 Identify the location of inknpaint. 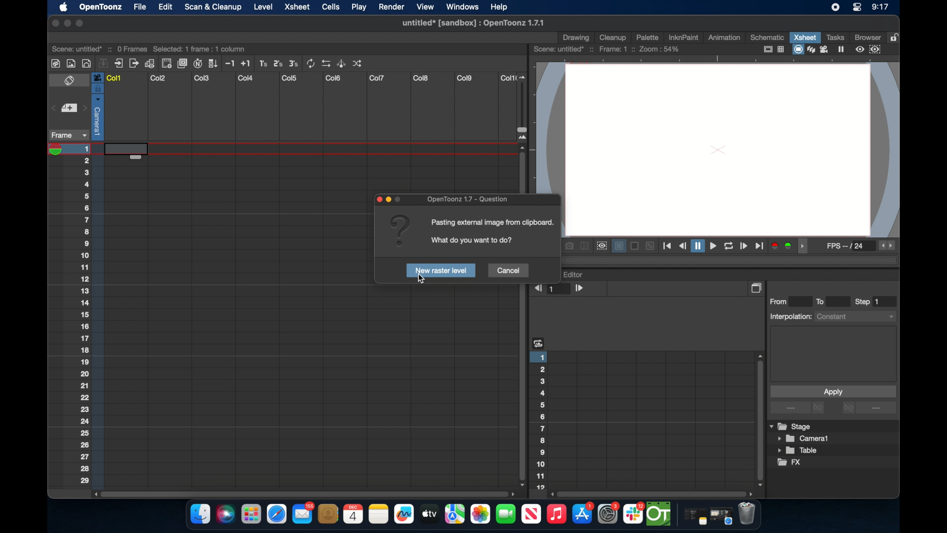
(683, 37).